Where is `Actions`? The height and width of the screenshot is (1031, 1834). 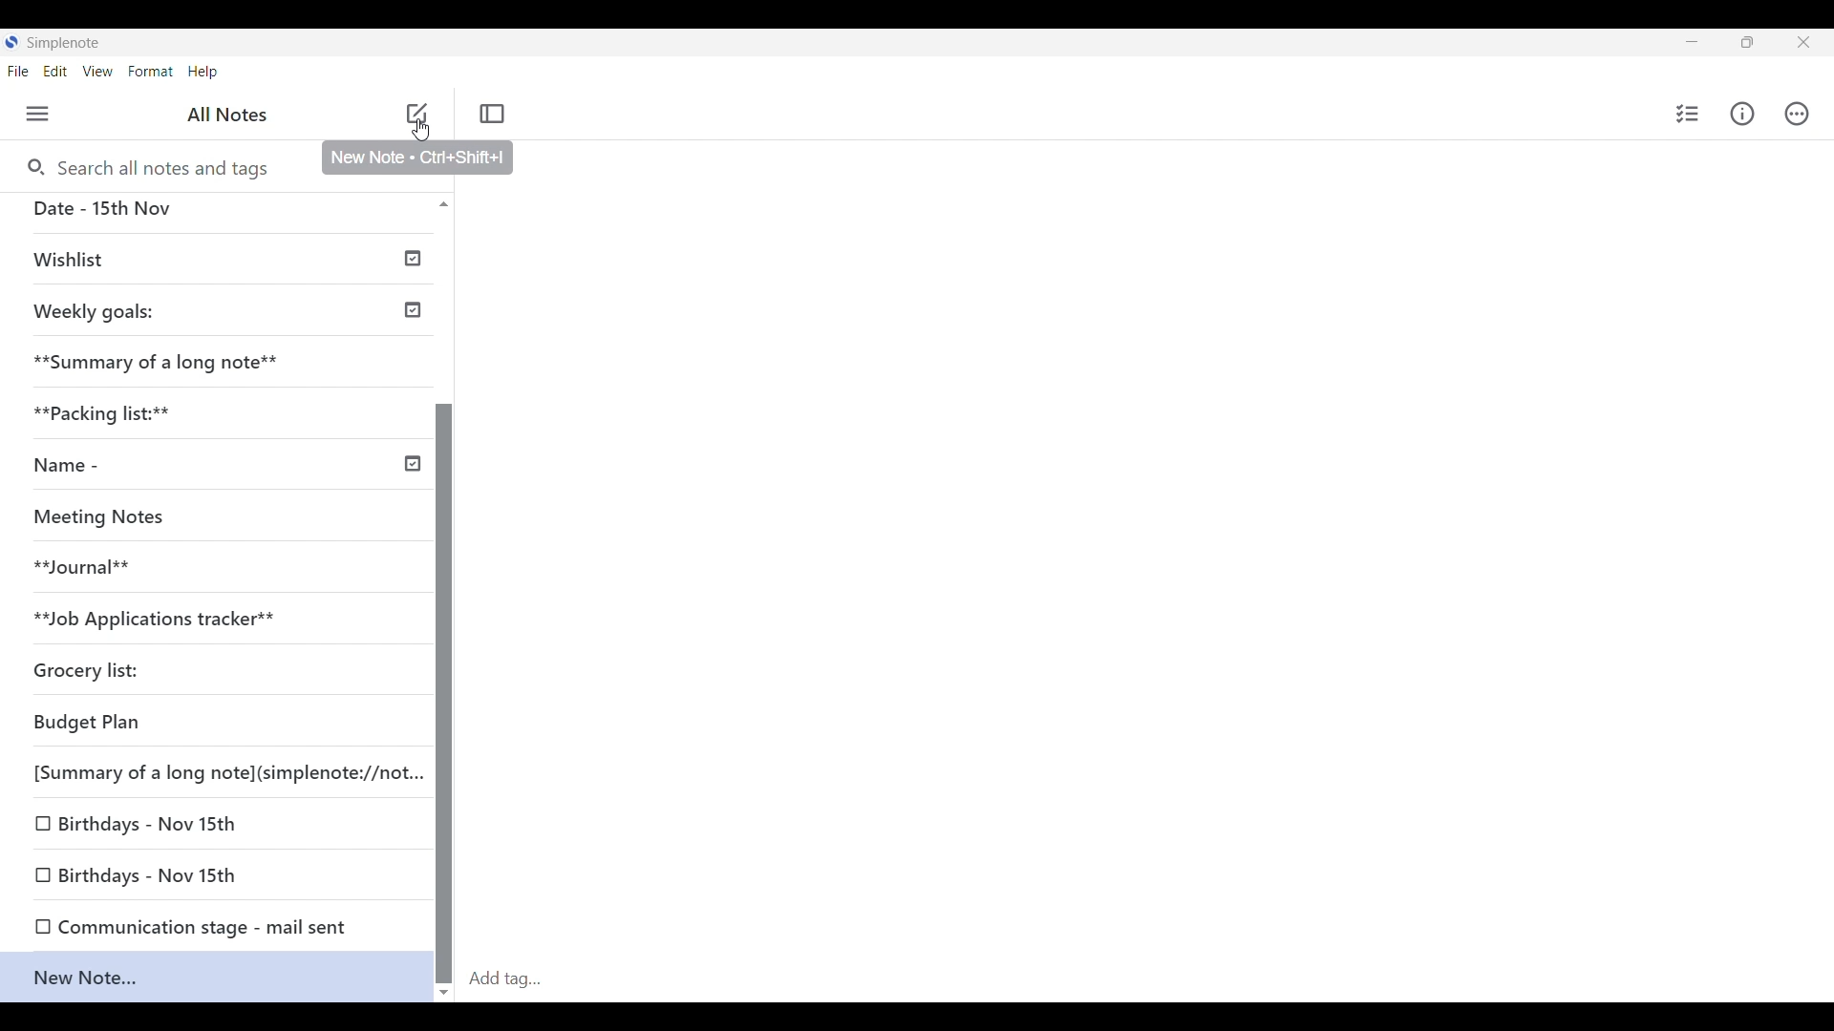 Actions is located at coordinates (1797, 115).